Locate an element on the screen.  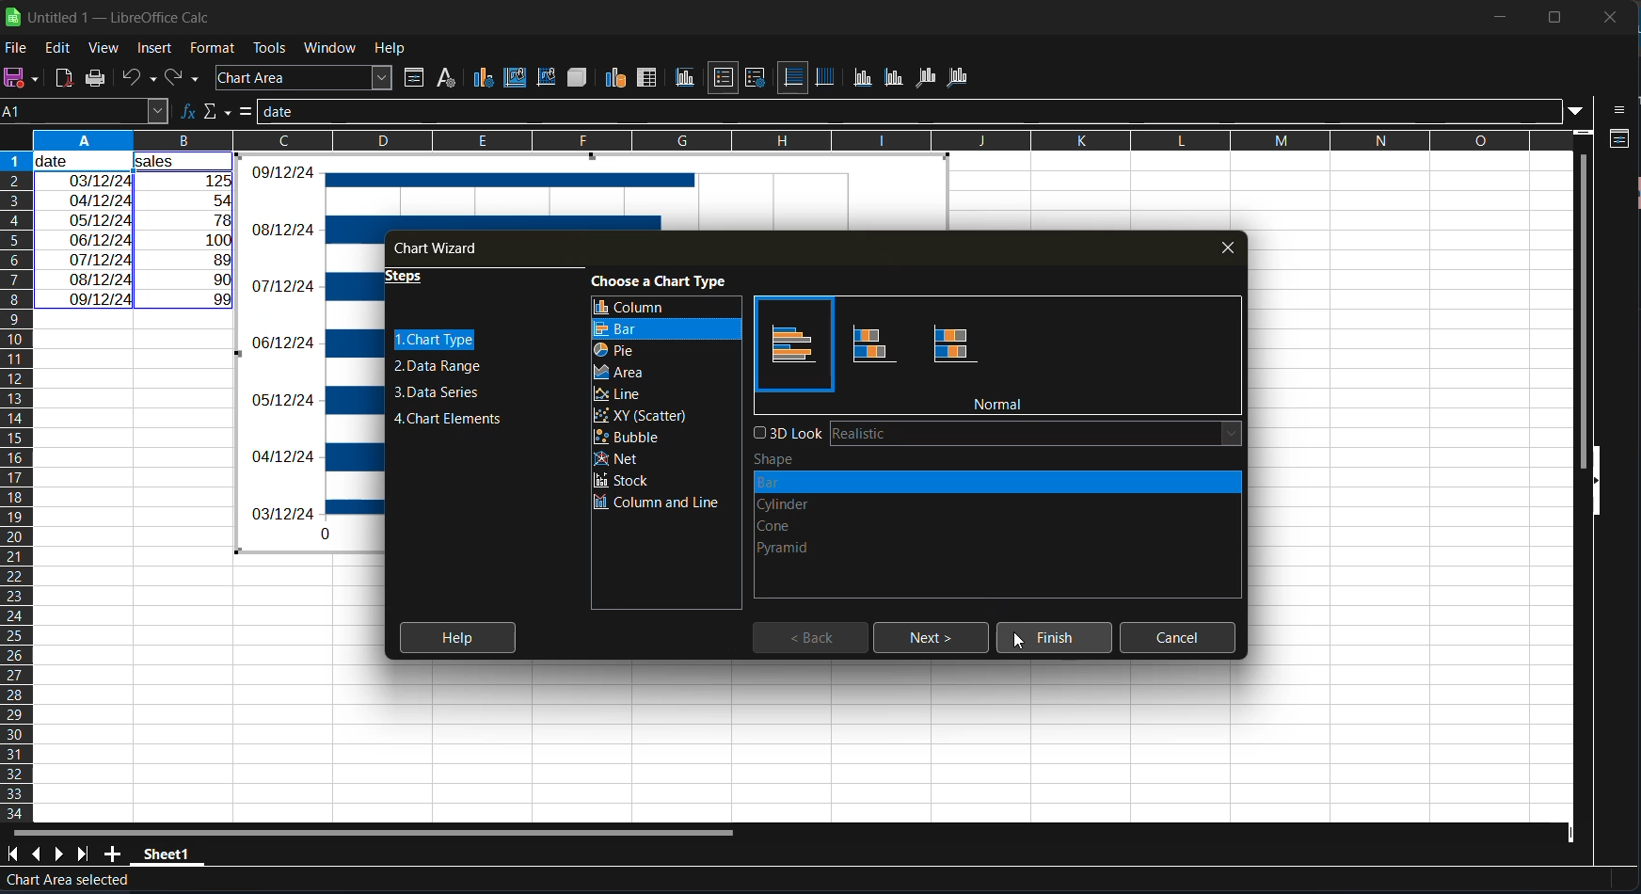
3d view is located at coordinates (577, 77).